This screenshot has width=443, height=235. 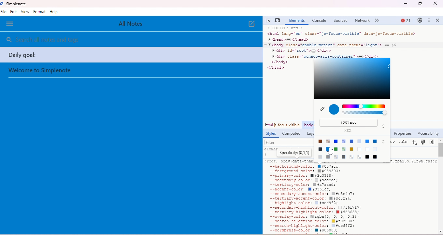 I want to click on layout, so click(x=310, y=134).